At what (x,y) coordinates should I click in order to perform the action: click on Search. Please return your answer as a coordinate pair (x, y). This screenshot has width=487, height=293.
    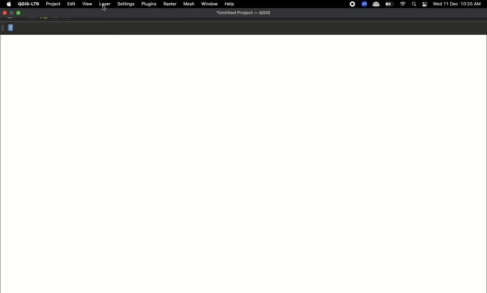
    Looking at the image, I should click on (415, 4).